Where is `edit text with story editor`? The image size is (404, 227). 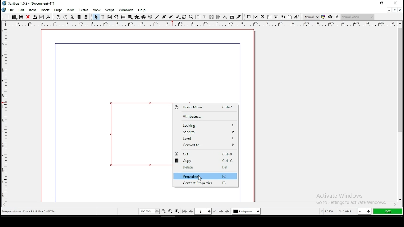
edit text with story editor is located at coordinates (205, 17).